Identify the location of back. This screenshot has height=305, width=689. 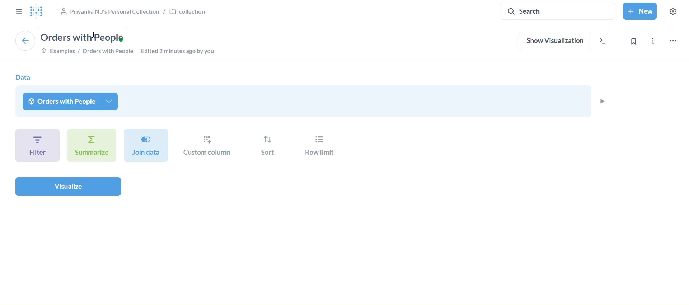
(25, 40).